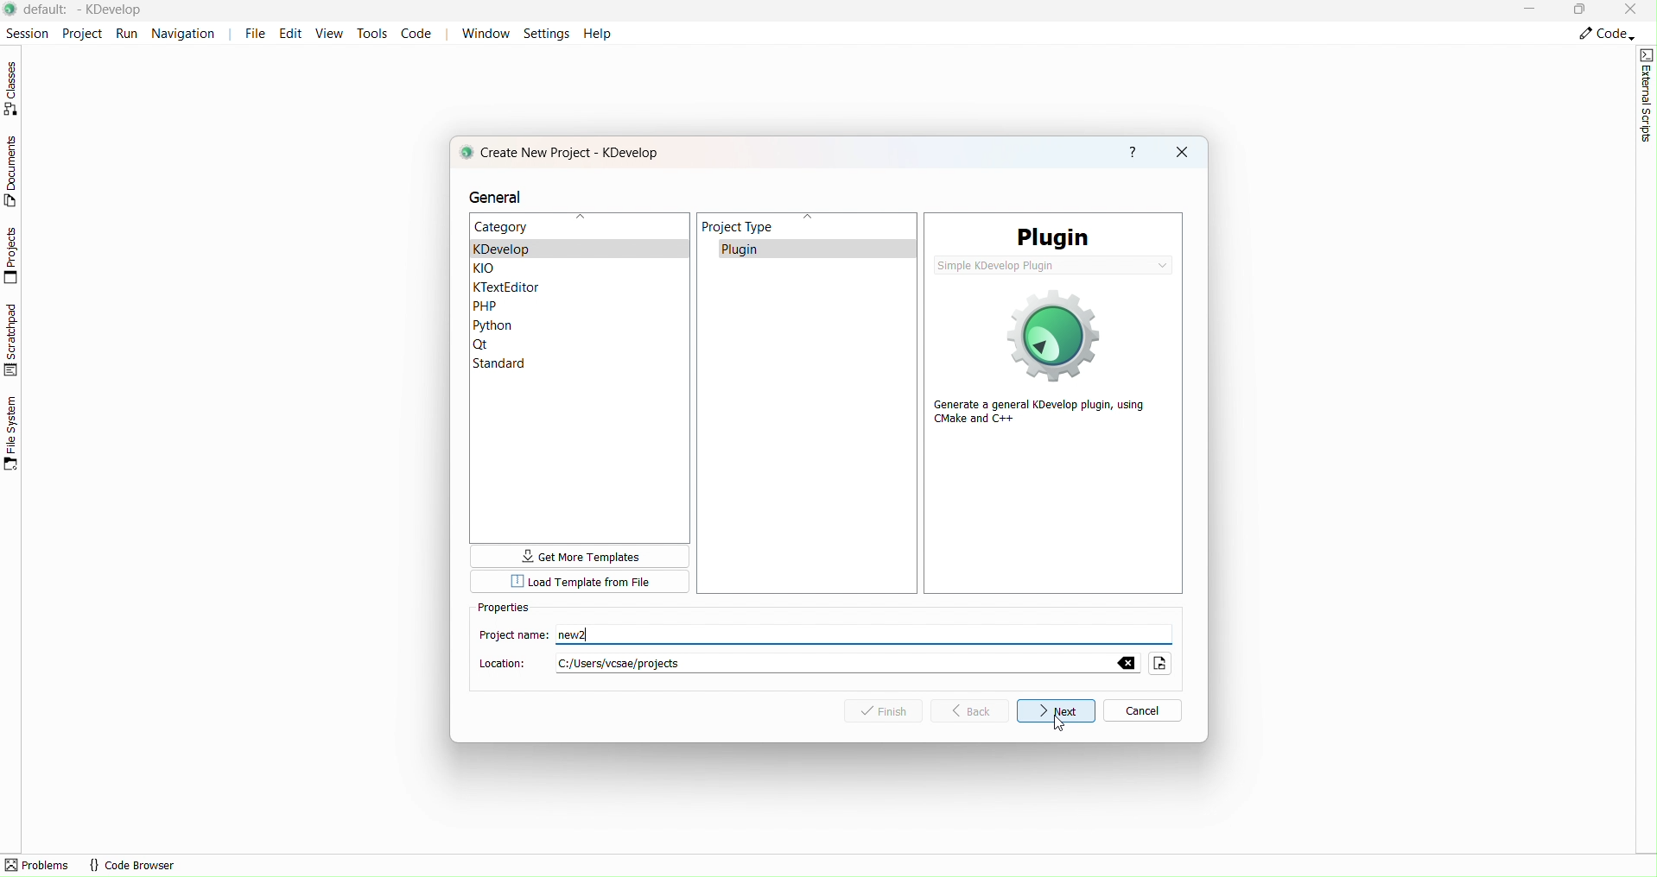 This screenshot has height=877, width=1657. Describe the element at coordinates (1060, 722) in the screenshot. I see `cursor` at that location.